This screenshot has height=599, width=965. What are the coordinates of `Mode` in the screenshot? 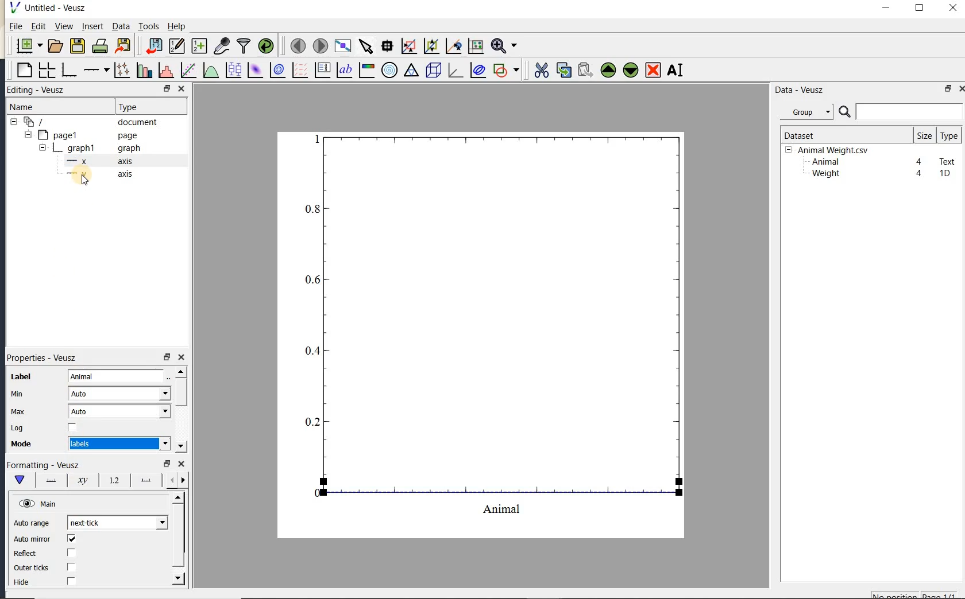 It's located at (20, 445).